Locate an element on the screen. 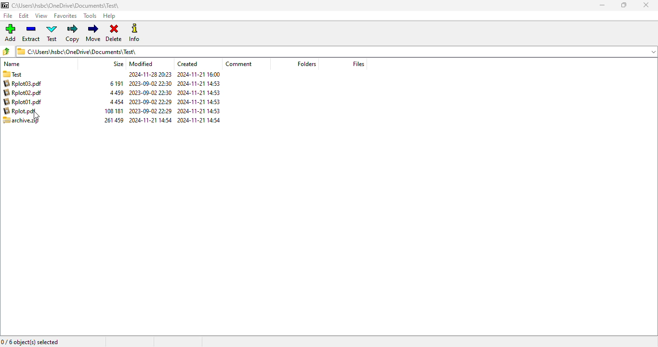  0/6 object(s) selected is located at coordinates (30, 341).